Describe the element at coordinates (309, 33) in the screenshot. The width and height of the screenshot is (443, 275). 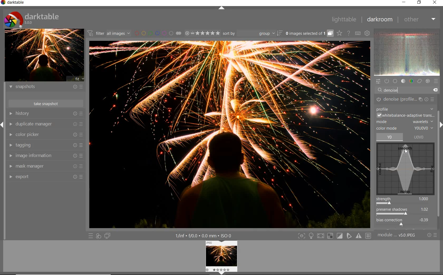
I see `grouped images` at that location.